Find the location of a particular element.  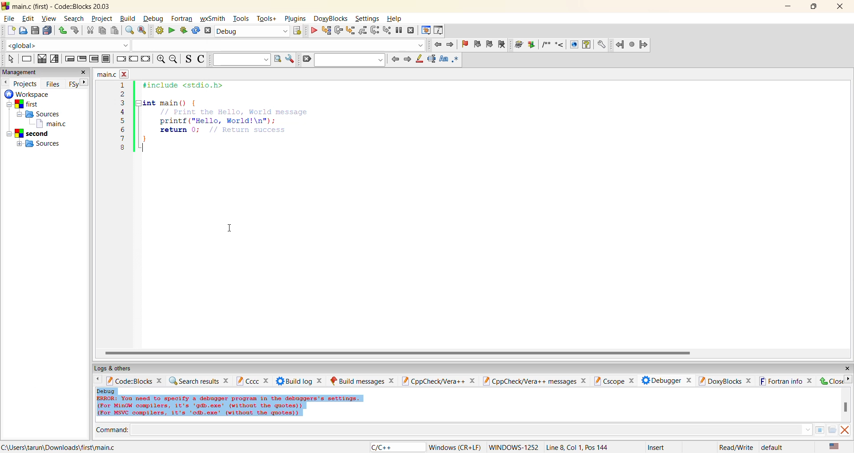

various info is located at coordinates (438, 31).